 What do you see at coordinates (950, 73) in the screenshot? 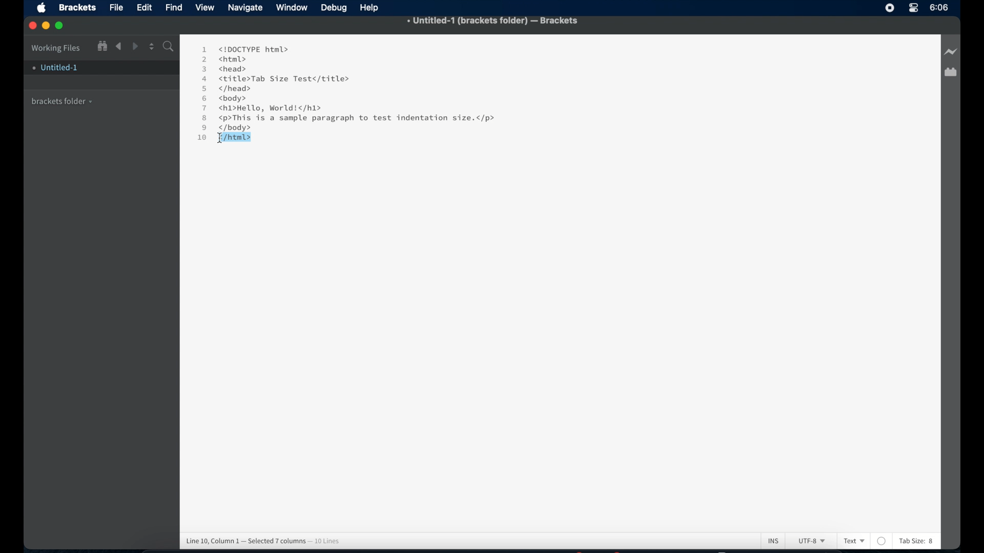
I see `Calendar` at bounding box center [950, 73].